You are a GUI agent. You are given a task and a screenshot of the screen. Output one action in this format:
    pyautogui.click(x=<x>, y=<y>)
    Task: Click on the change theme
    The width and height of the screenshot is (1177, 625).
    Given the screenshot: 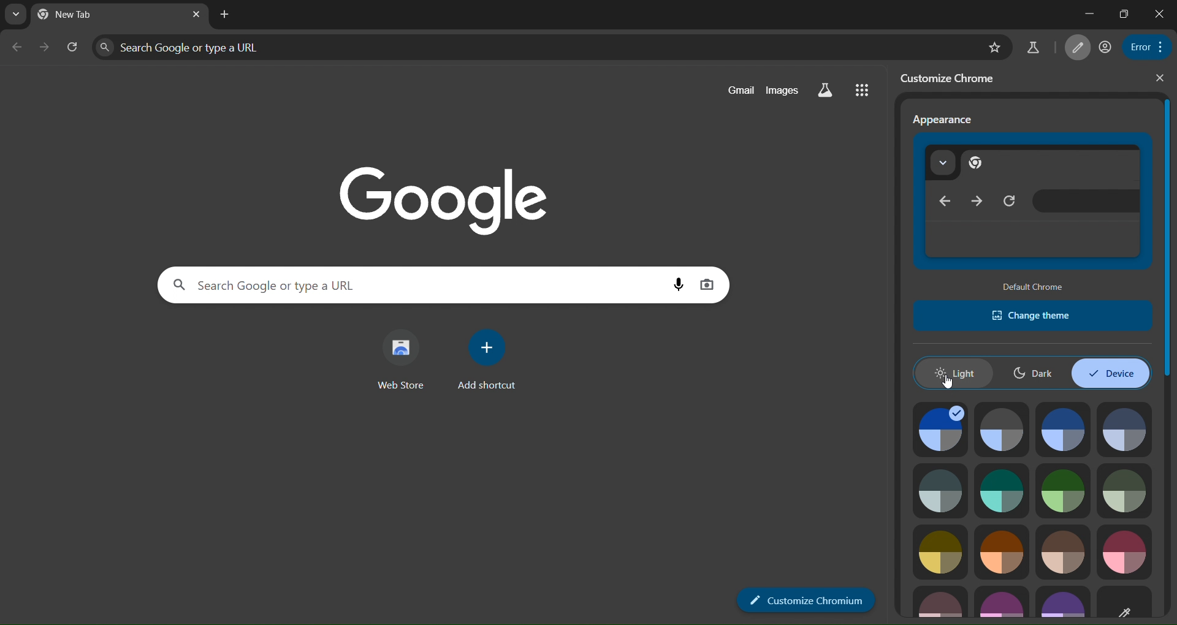 What is the action you would take?
    pyautogui.click(x=1034, y=316)
    